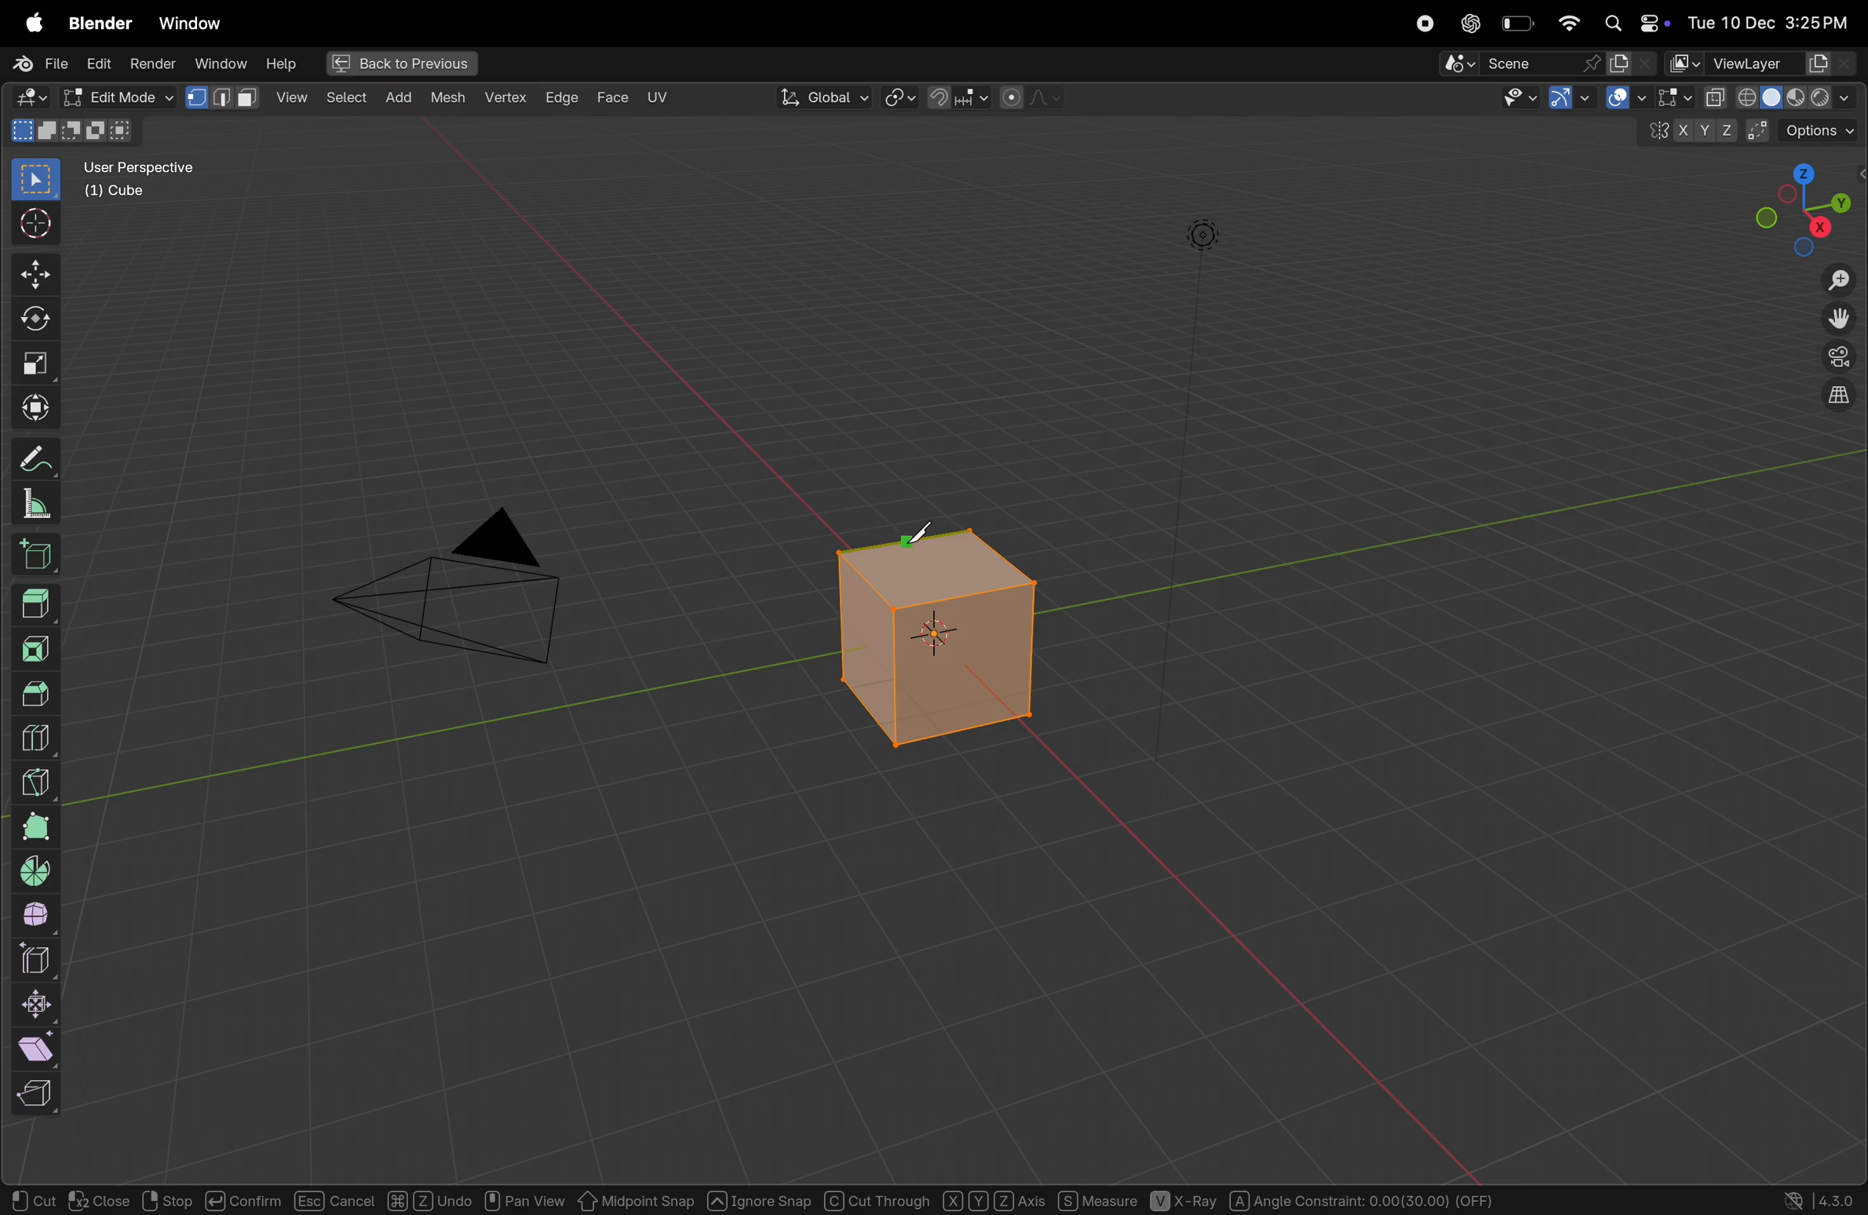  What do you see at coordinates (1635, 21) in the screenshot?
I see `apple widgets` at bounding box center [1635, 21].